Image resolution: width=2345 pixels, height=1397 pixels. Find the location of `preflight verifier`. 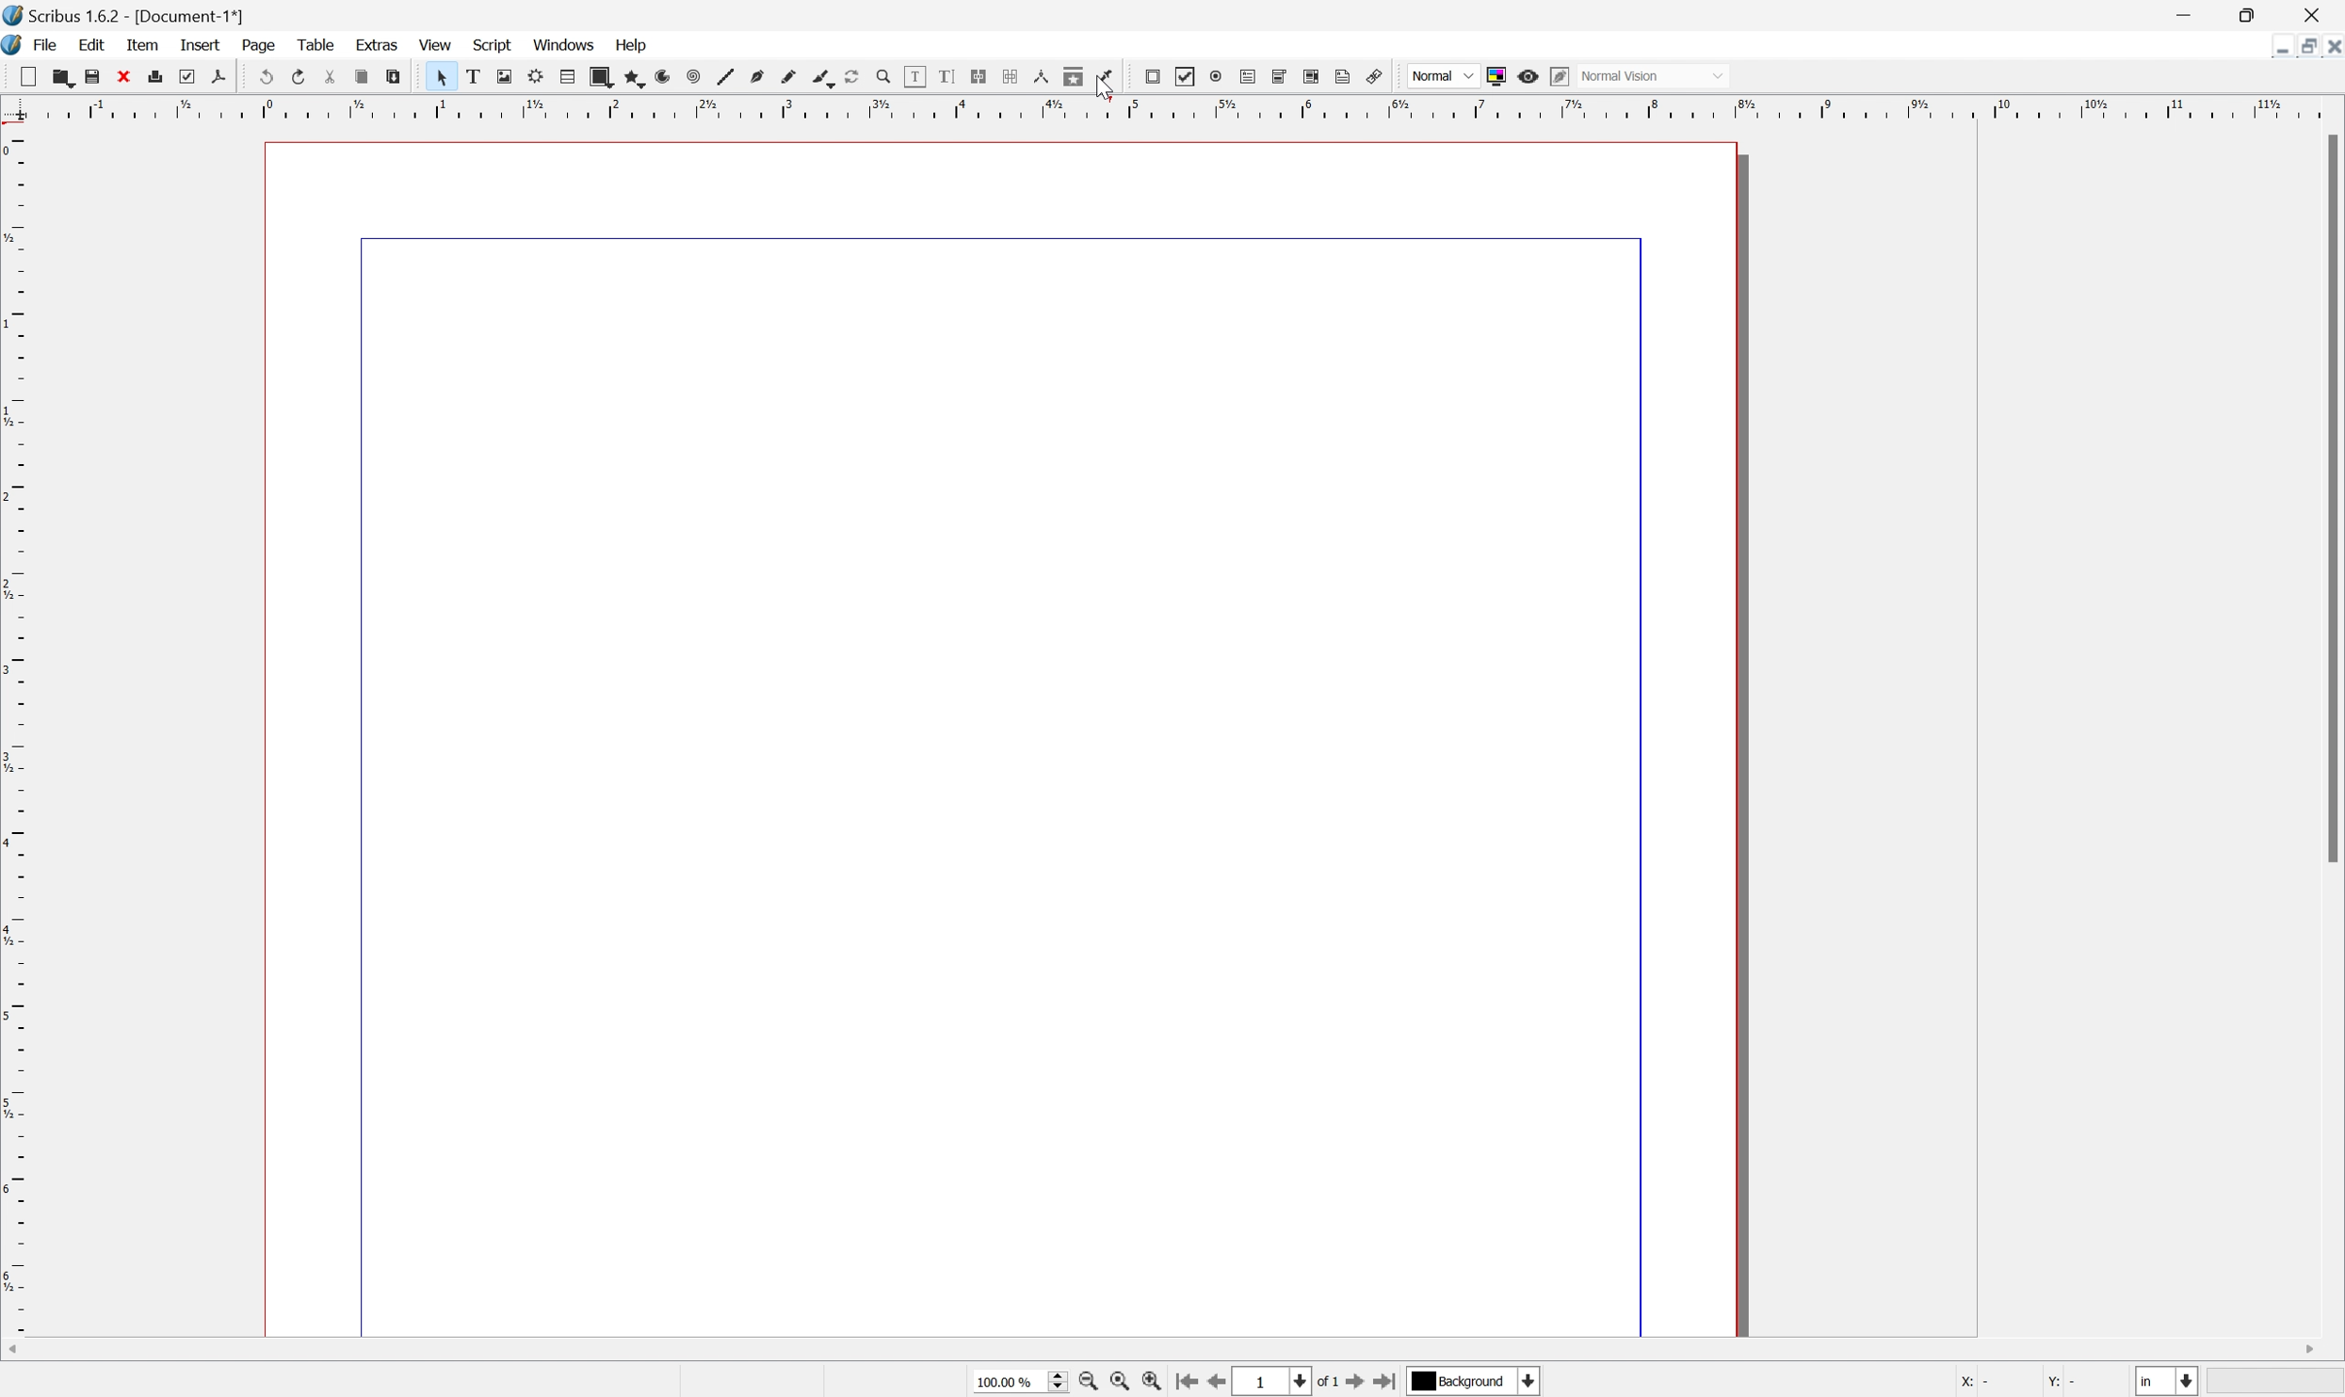

preflight verifier is located at coordinates (184, 76).